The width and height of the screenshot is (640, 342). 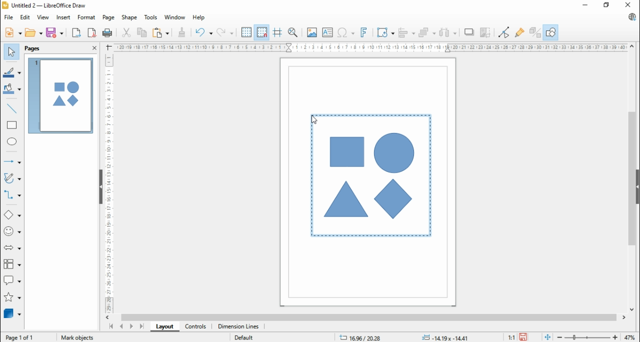 What do you see at coordinates (93, 47) in the screenshot?
I see `close pane` at bounding box center [93, 47].